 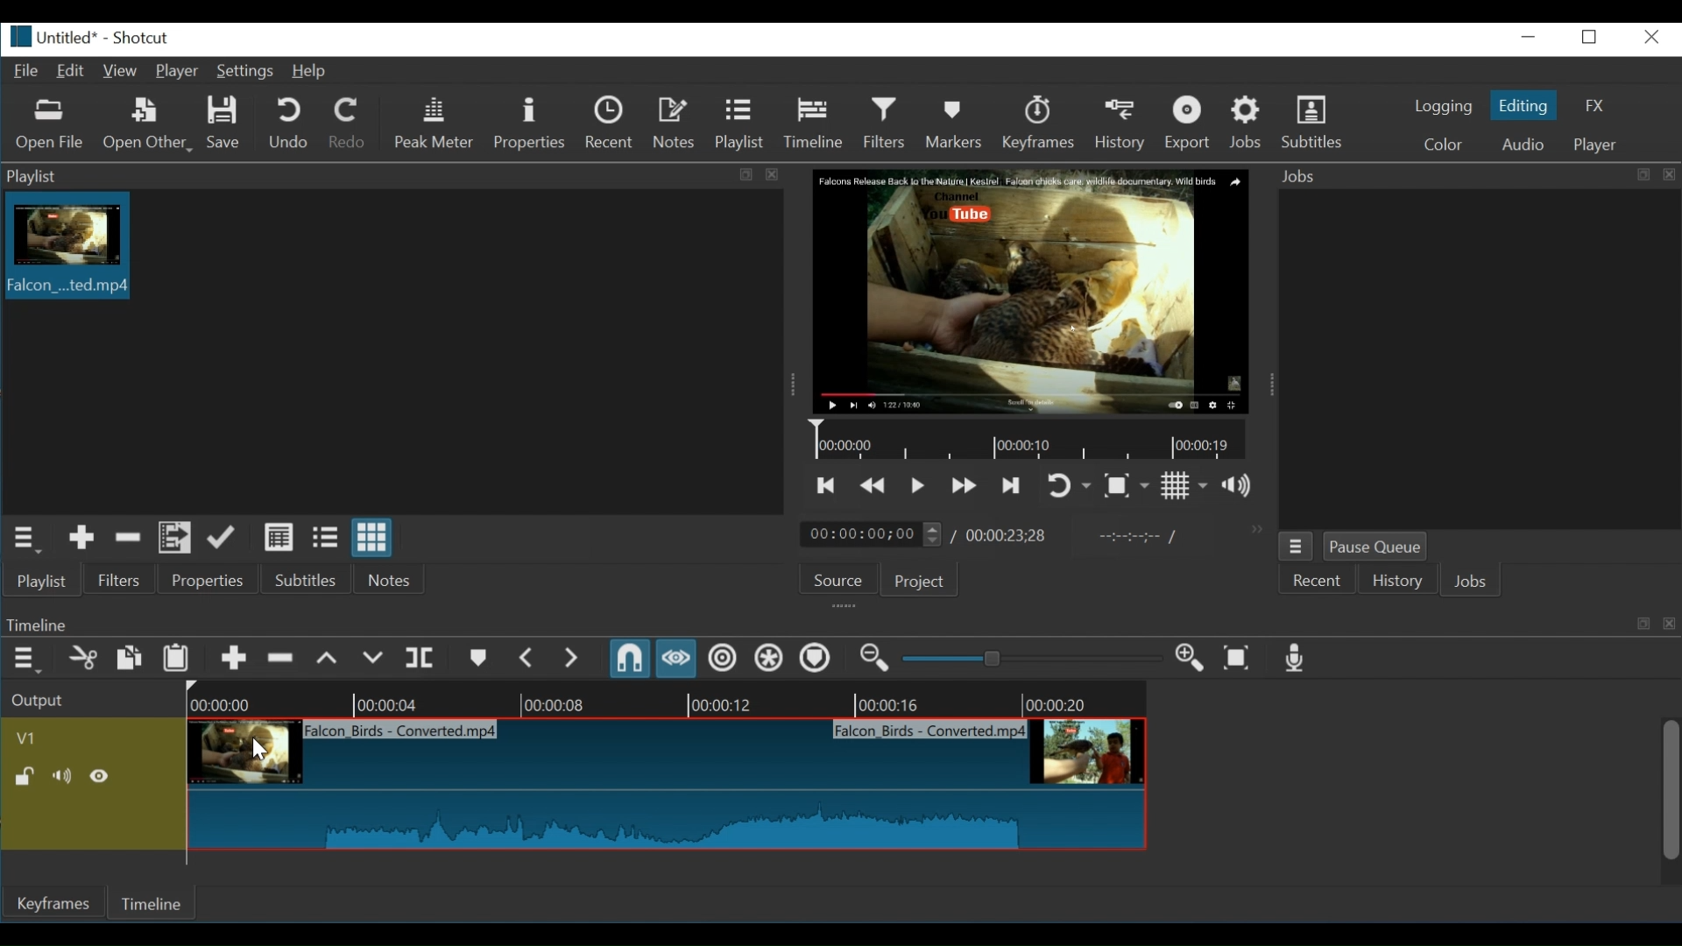 What do you see at coordinates (1133, 538) in the screenshot?
I see `In oint` at bounding box center [1133, 538].